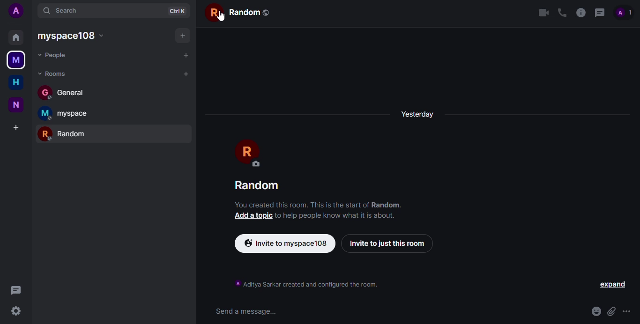 The image size is (640, 324). Describe the element at coordinates (66, 113) in the screenshot. I see `myspace` at that location.